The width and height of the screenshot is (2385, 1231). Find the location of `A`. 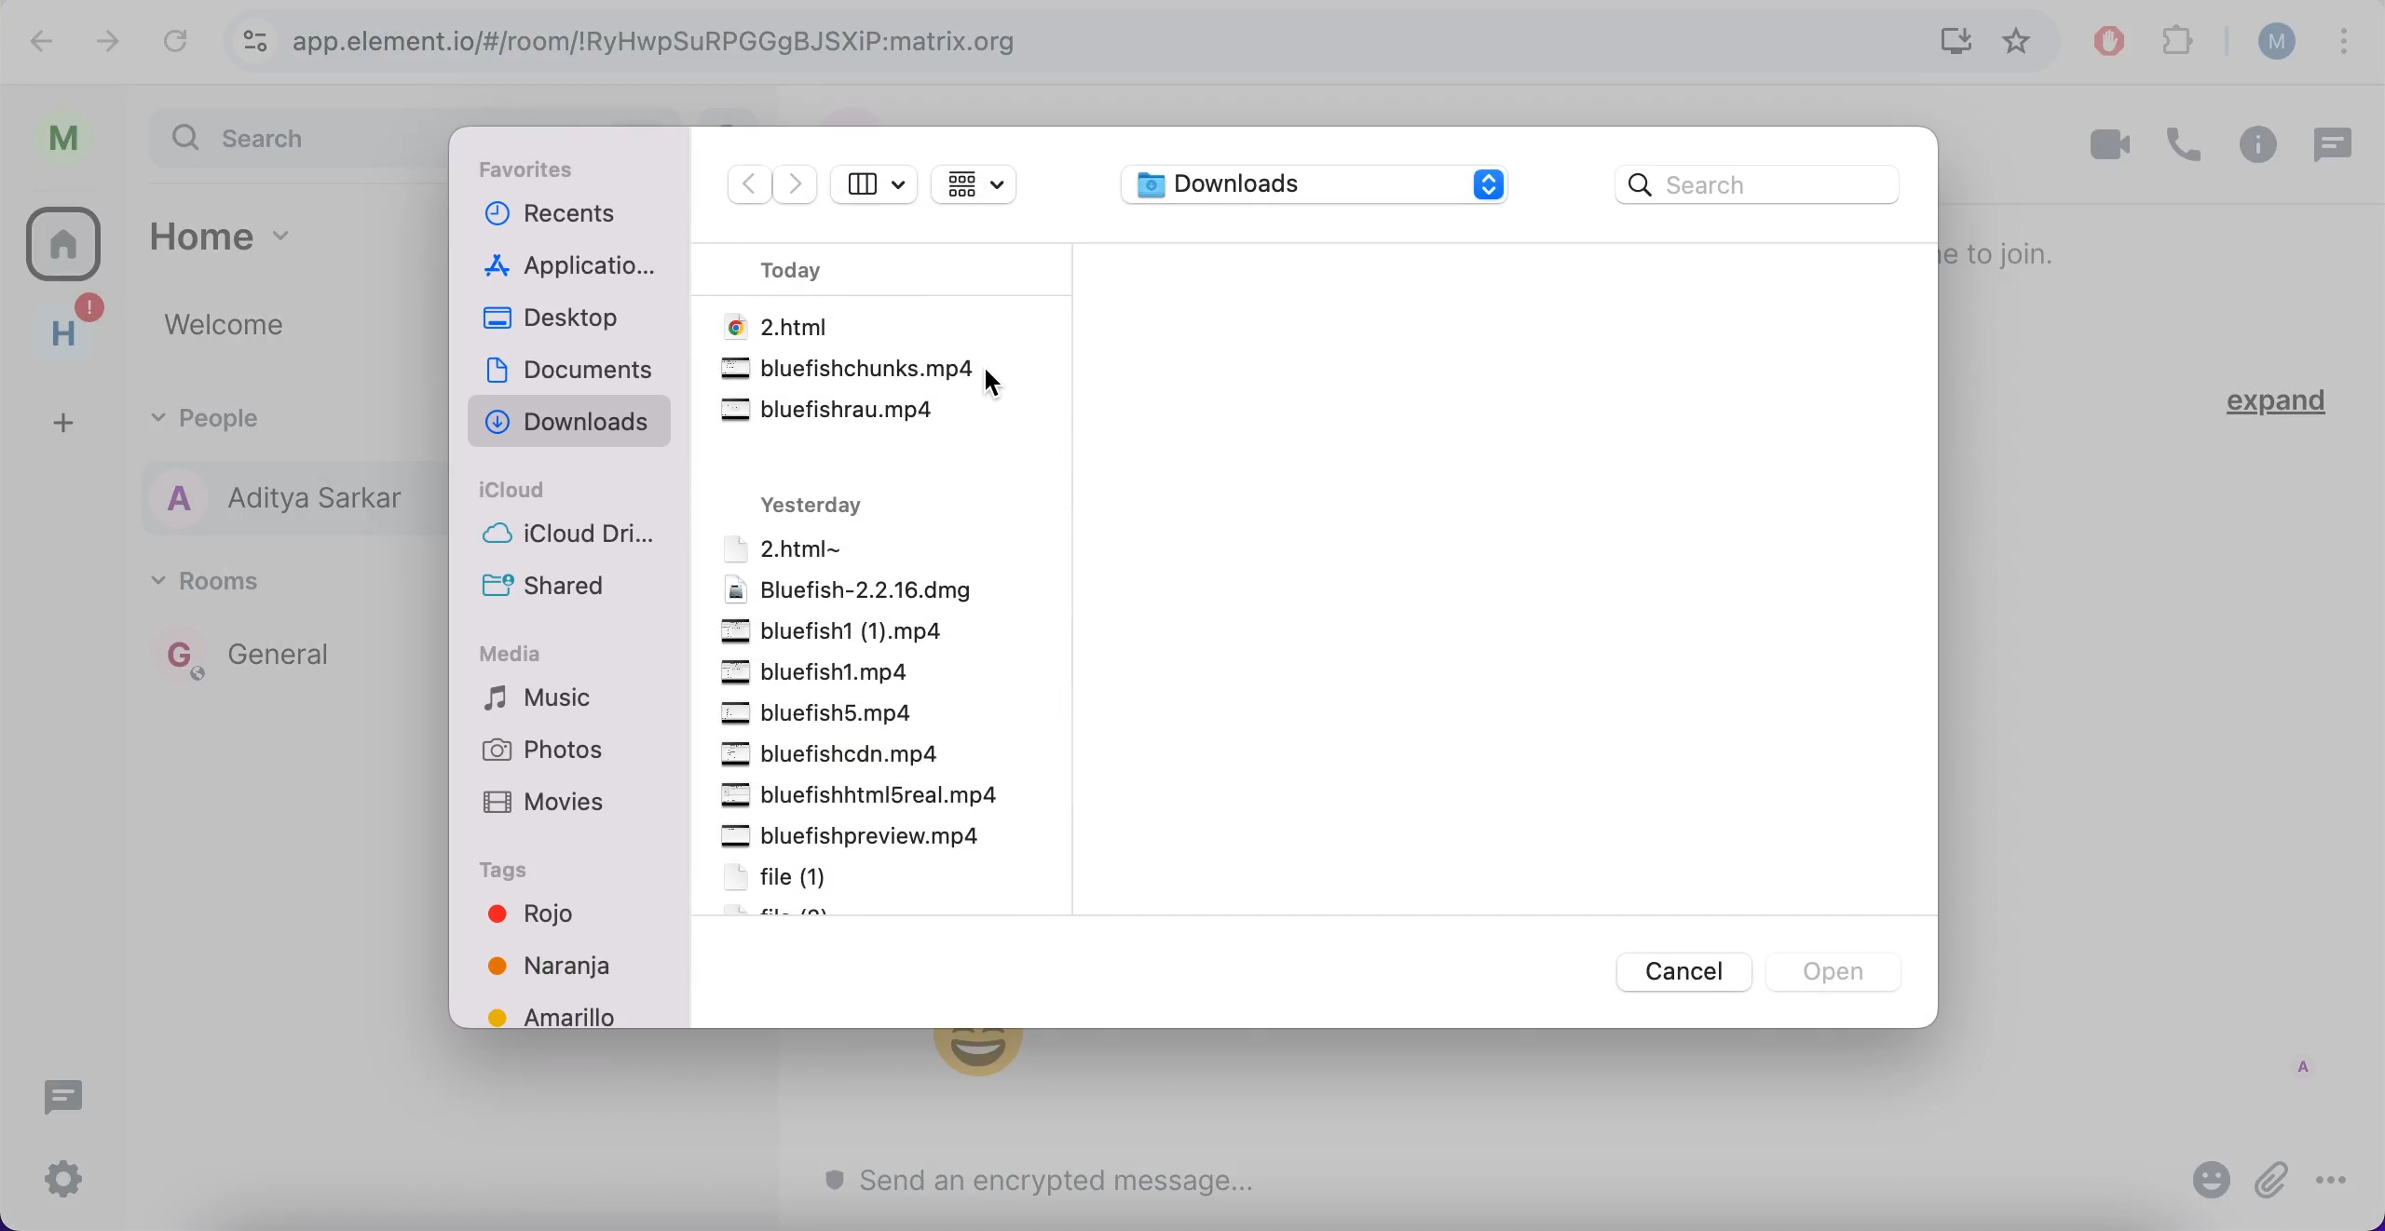

A is located at coordinates (2302, 1068).